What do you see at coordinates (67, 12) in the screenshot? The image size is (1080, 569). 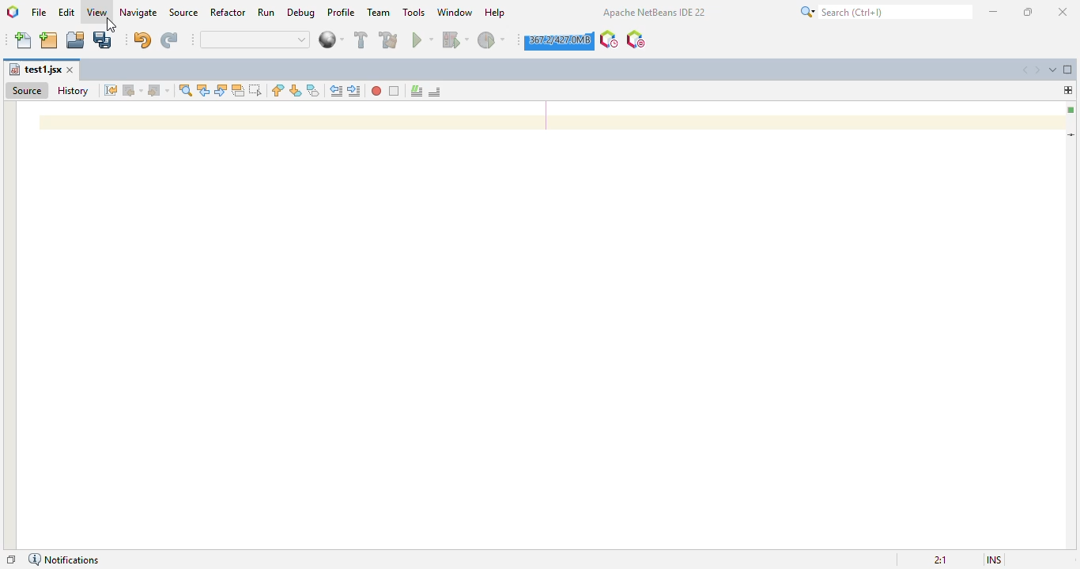 I see `edit` at bounding box center [67, 12].